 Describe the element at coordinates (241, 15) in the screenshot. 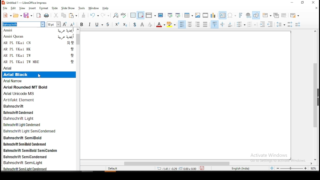

I see `insert font work text` at that location.